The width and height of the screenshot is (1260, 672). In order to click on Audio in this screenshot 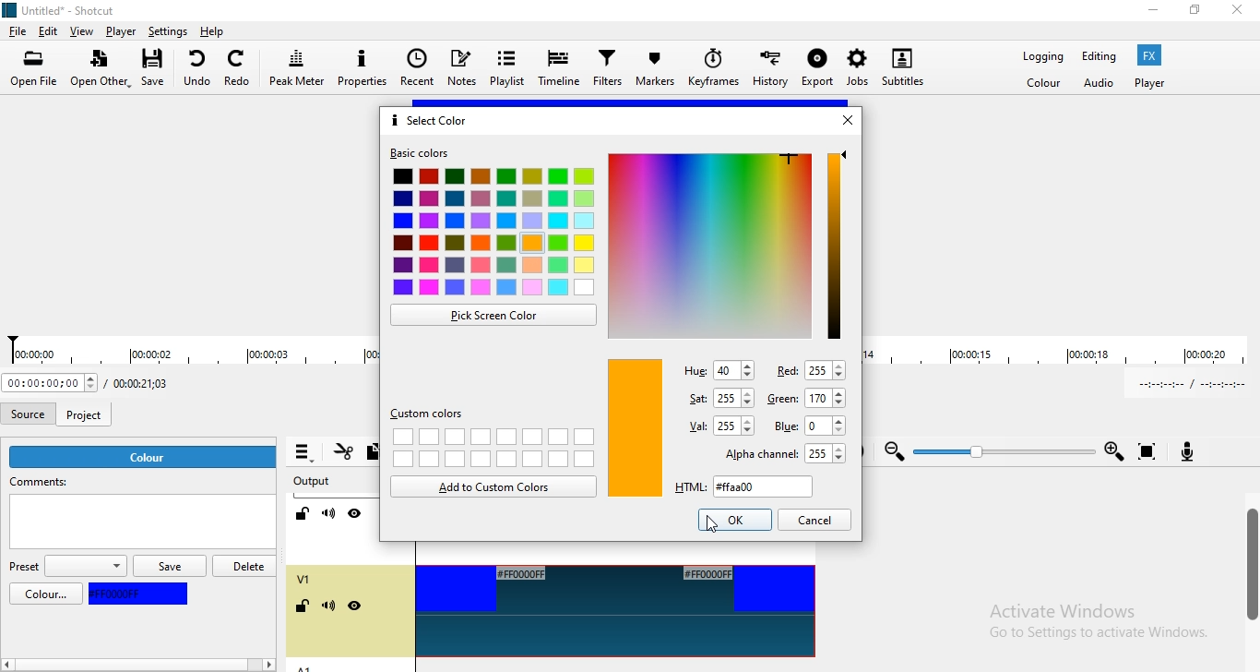, I will do `click(1100, 83)`.